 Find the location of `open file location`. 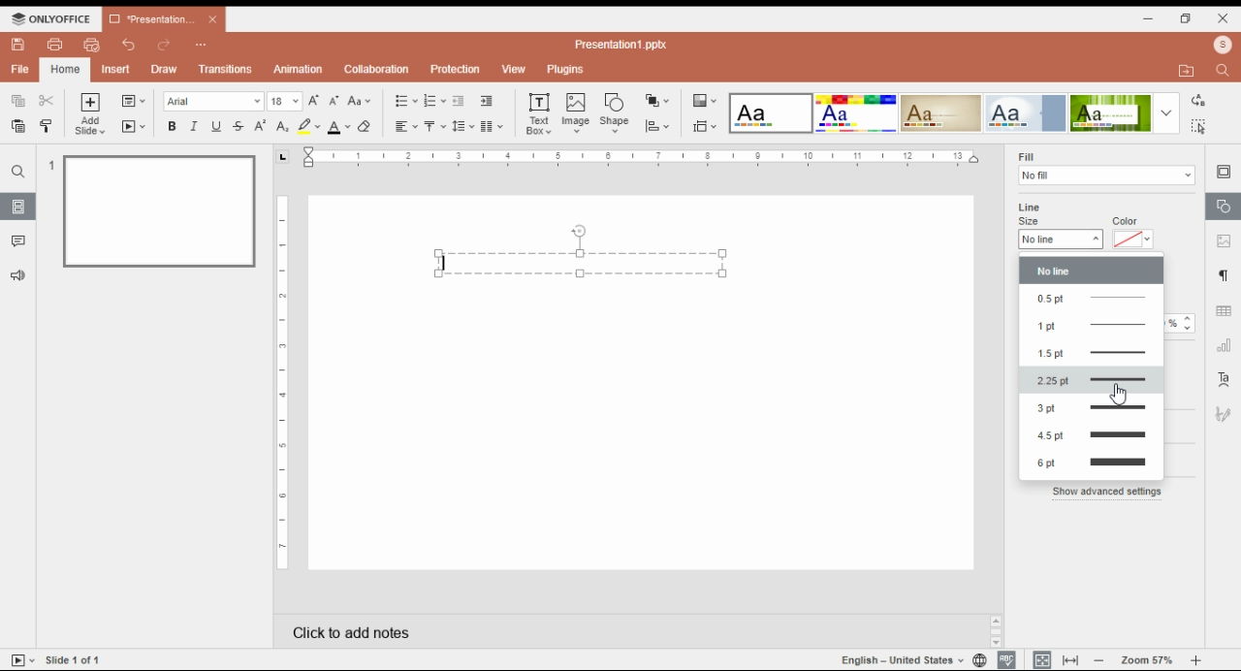

open file location is located at coordinates (1190, 70).